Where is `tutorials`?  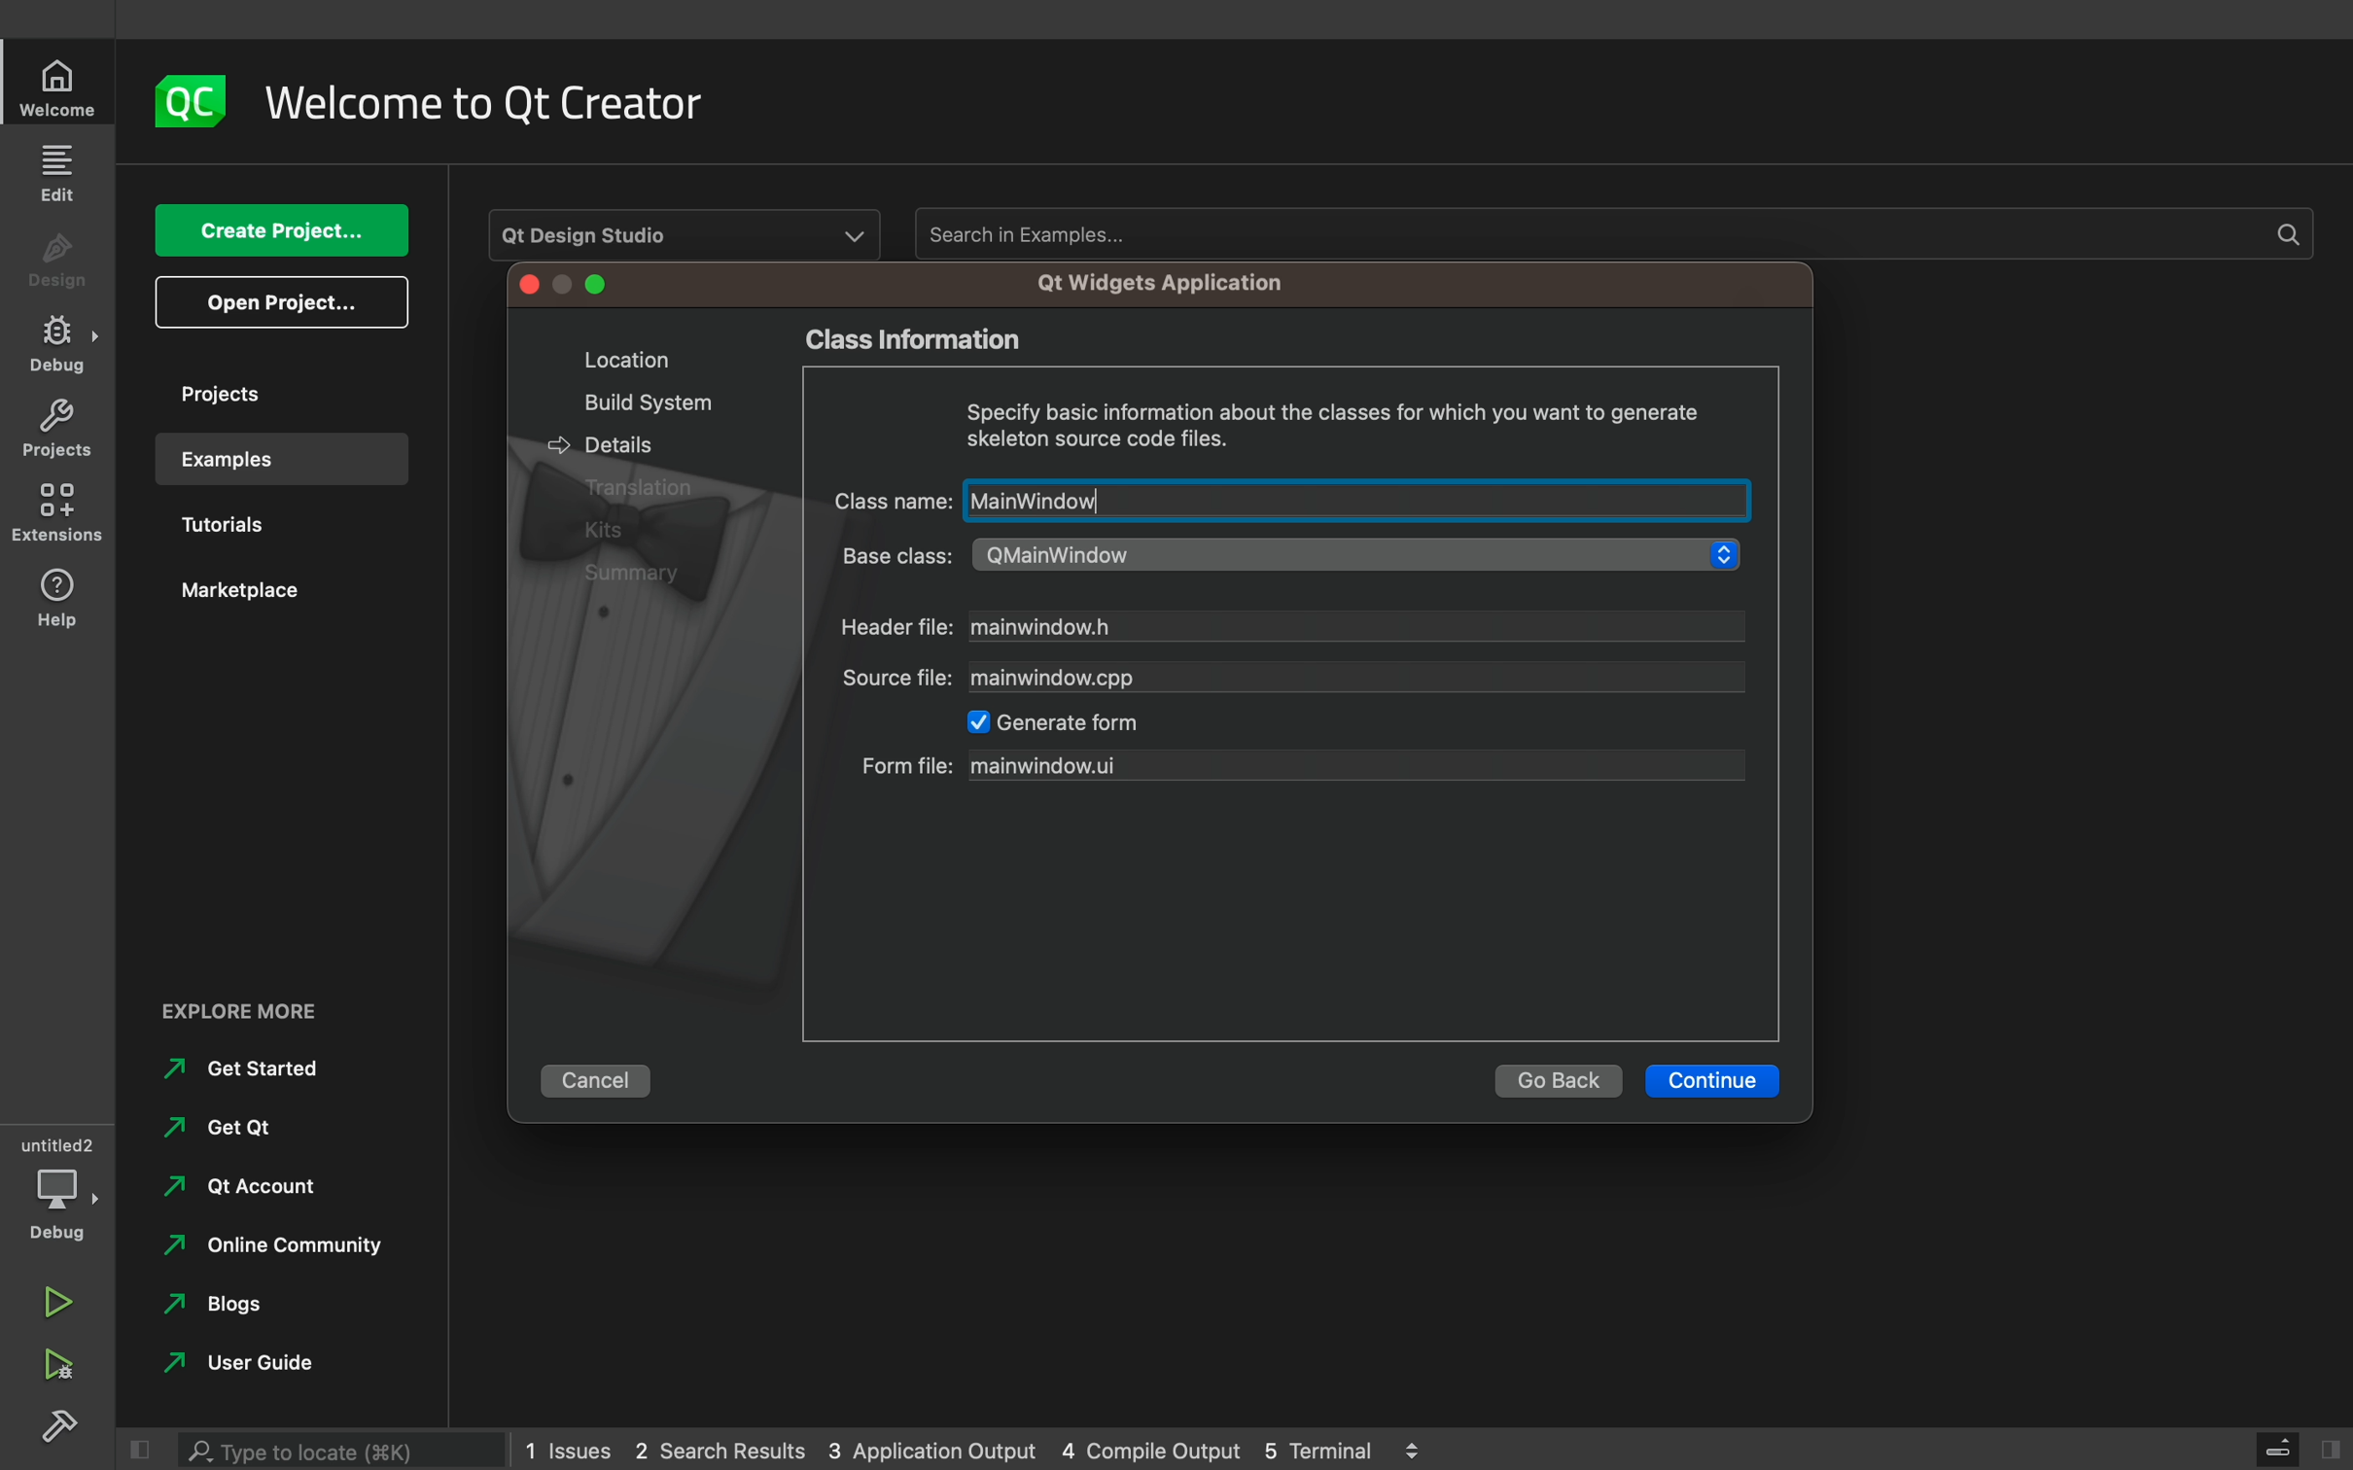
tutorials is located at coordinates (263, 528).